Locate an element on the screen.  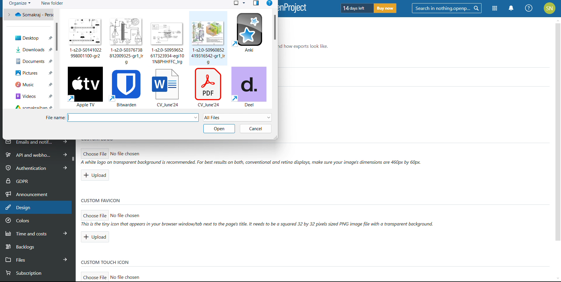
Bitwarden file in folder is located at coordinates (129, 89).